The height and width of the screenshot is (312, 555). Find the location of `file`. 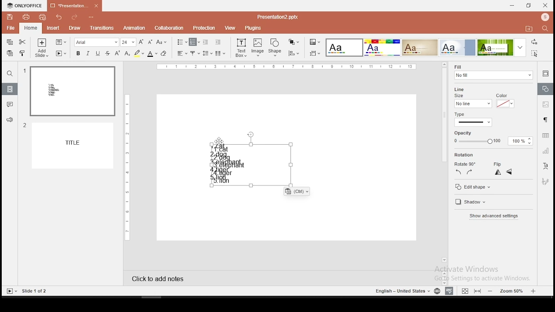

file is located at coordinates (10, 29).